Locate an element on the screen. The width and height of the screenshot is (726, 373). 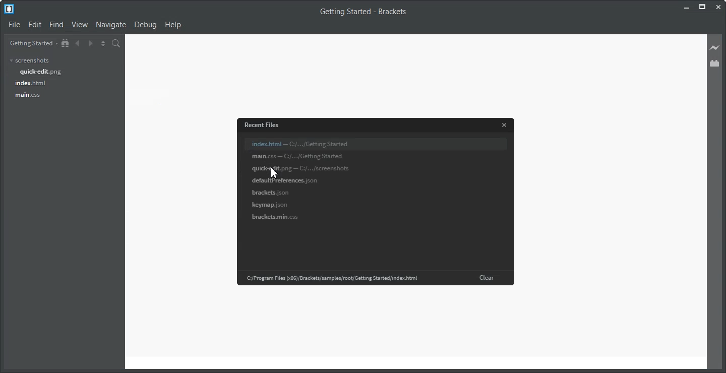
Program Files (x86) Brackets/samples/root/Getting Started/index html is located at coordinates (337, 277).